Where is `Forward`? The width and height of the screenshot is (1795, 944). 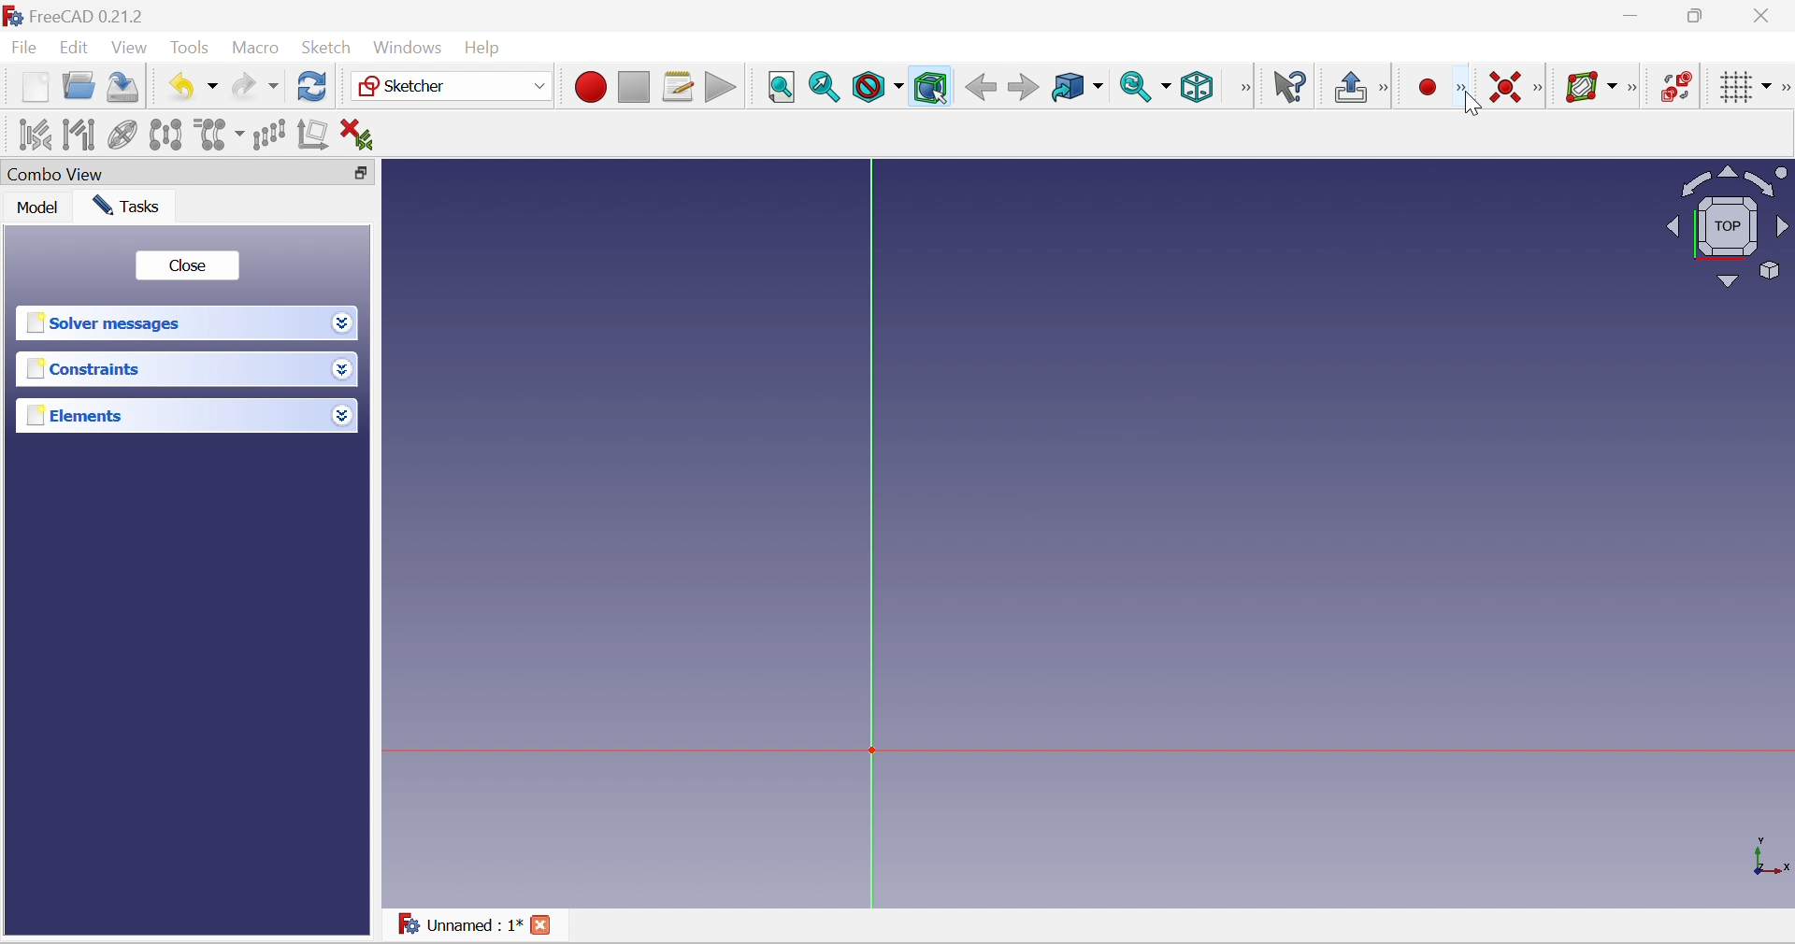 Forward is located at coordinates (1024, 88).